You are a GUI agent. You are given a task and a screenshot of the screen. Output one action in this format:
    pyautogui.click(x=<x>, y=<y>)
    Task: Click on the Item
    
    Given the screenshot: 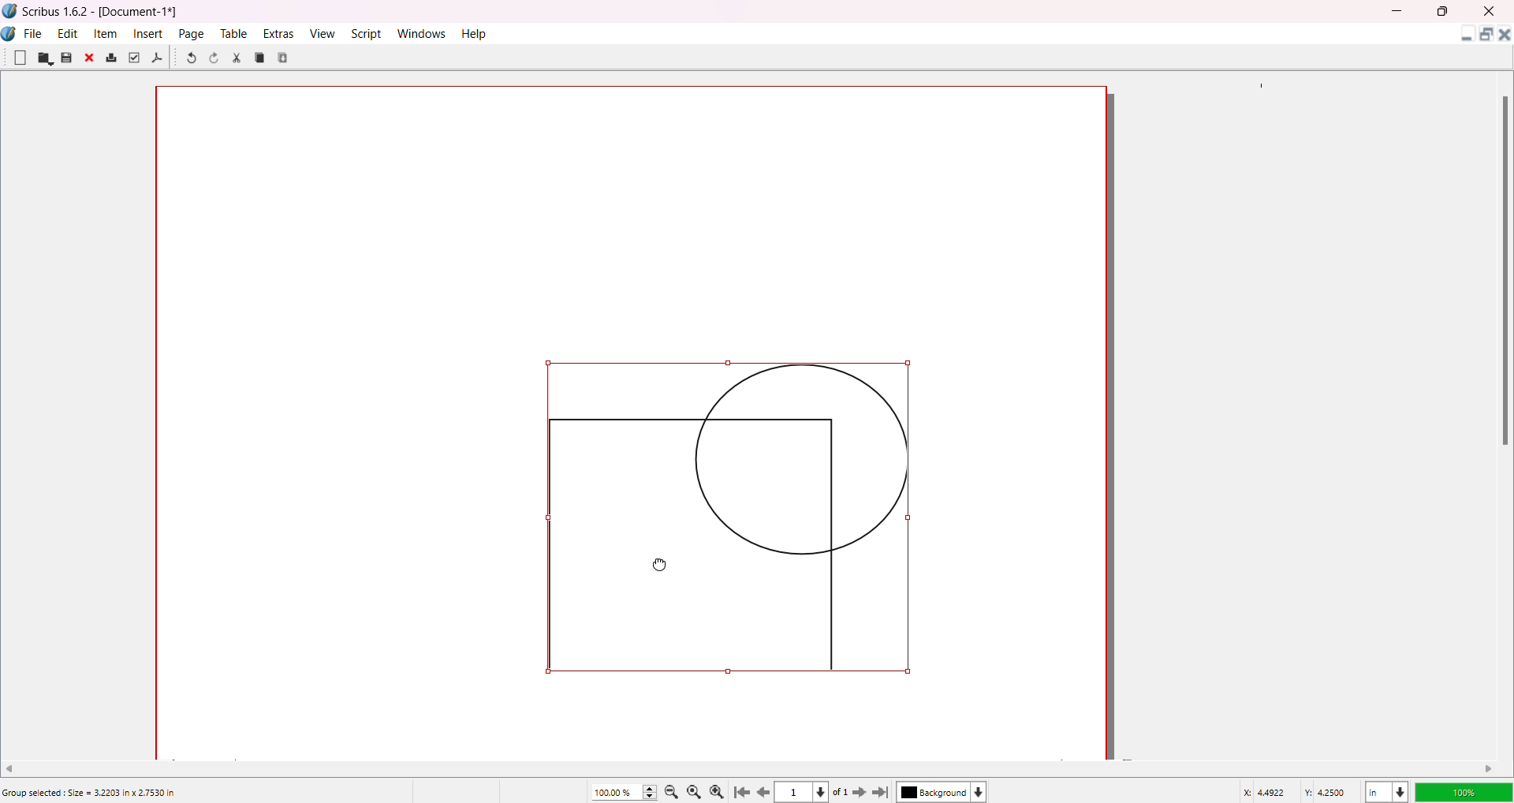 What is the action you would take?
    pyautogui.click(x=107, y=33)
    